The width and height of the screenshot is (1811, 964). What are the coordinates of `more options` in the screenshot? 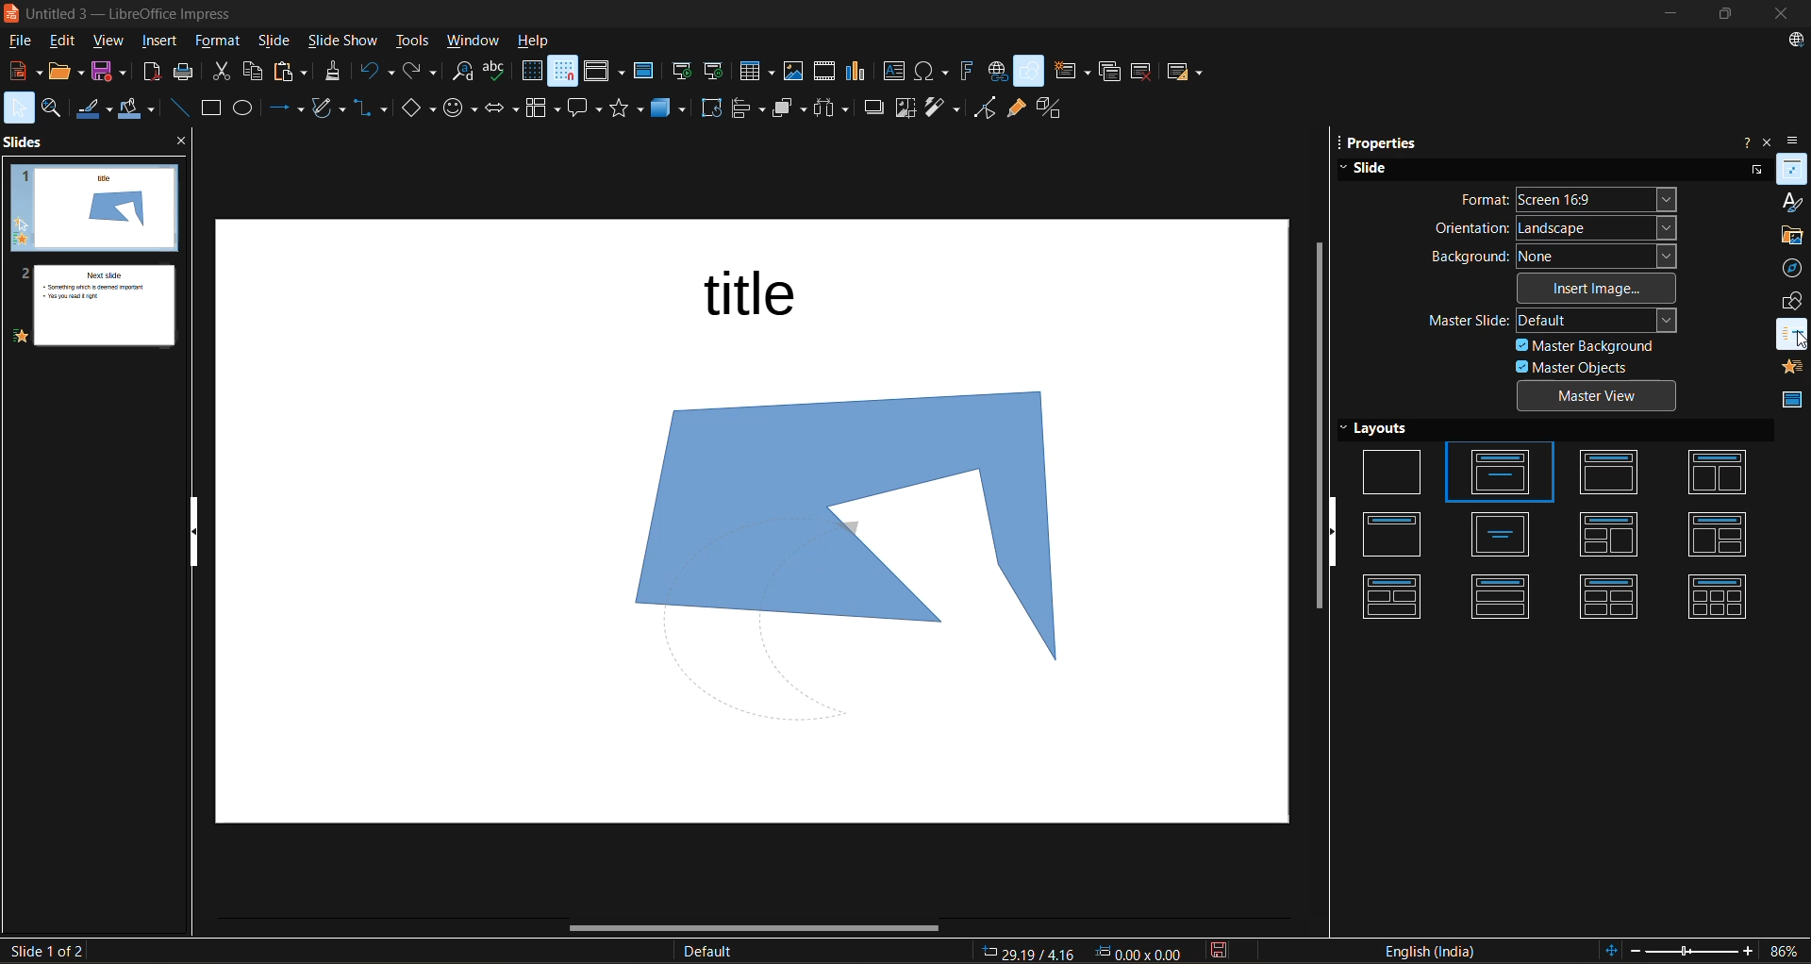 It's located at (1754, 168).